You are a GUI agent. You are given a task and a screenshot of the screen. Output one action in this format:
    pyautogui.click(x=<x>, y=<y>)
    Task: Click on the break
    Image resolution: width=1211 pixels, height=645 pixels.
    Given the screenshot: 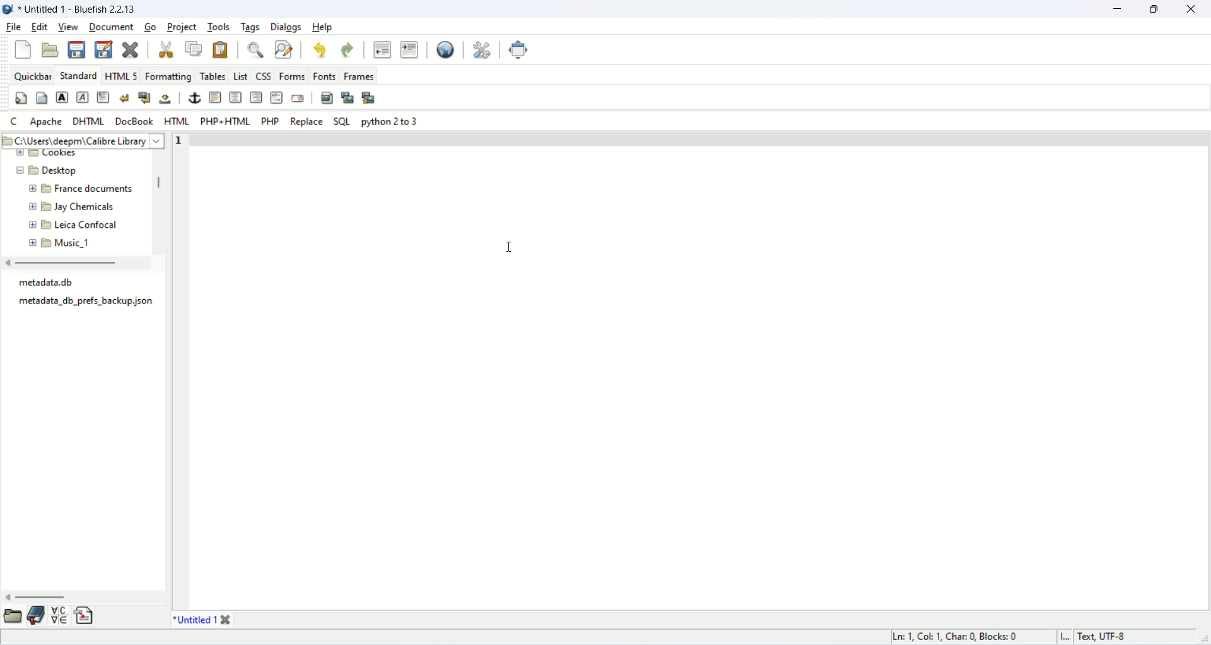 What is the action you would take?
    pyautogui.click(x=123, y=98)
    